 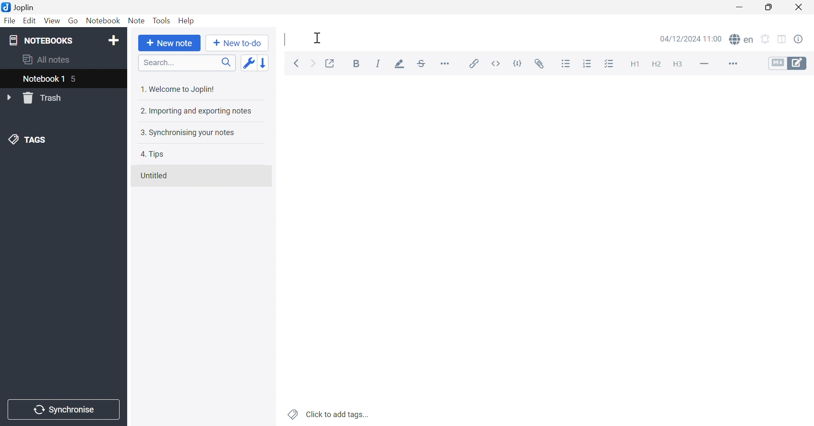 What do you see at coordinates (734, 64) in the screenshot?
I see `More` at bounding box center [734, 64].